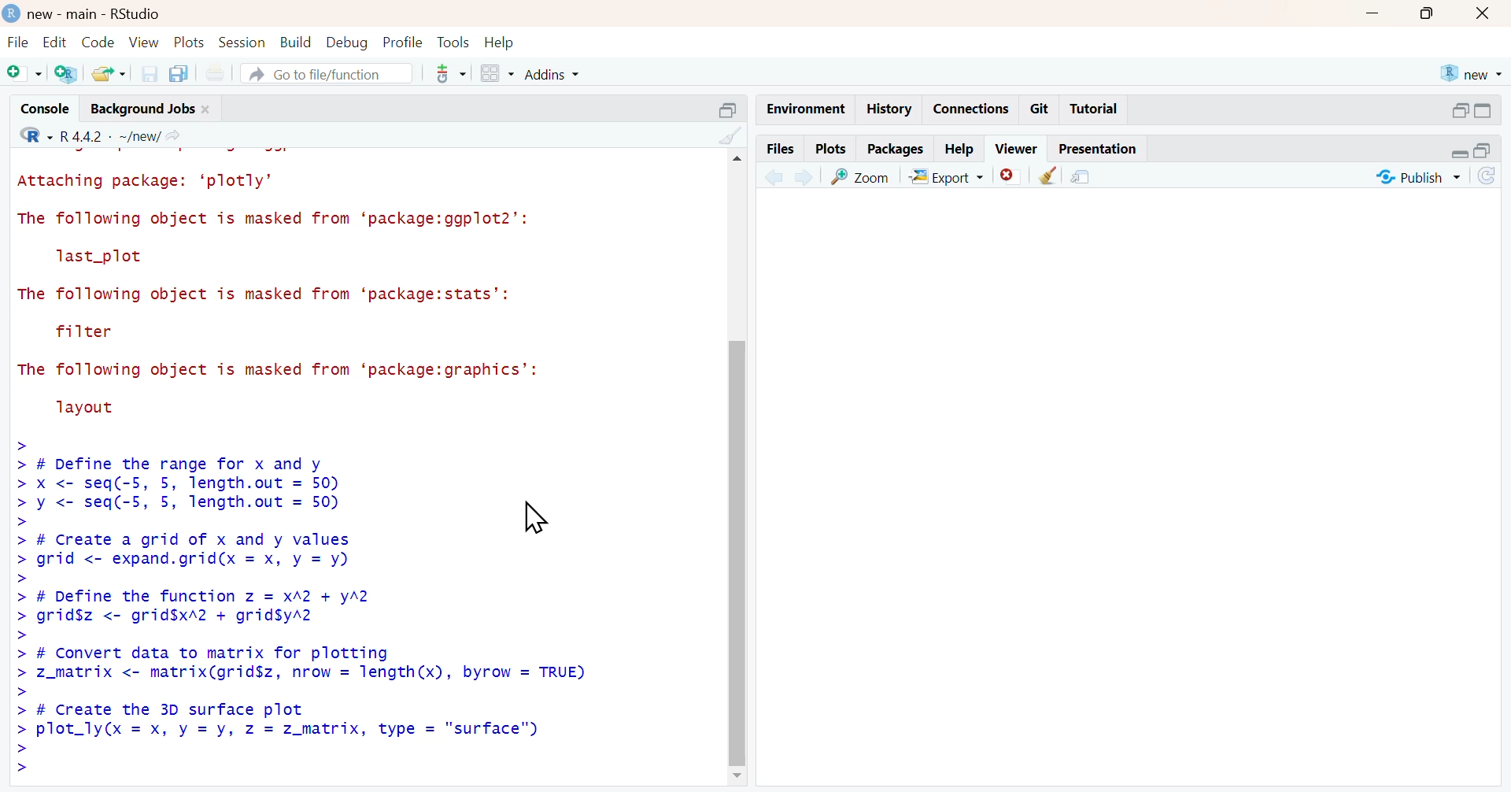 The height and width of the screenshot is (792, 1511). I want to click on prompt cursor, so click(18, 761).